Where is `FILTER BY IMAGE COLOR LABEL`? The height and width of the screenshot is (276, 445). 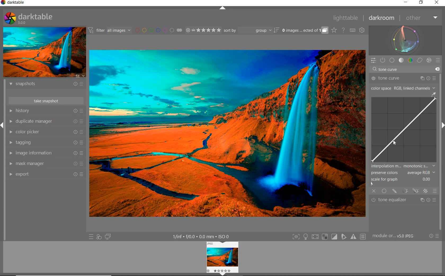
FILTER BY IMAGE COLOR LABEL is located at coordinates (159, 30).